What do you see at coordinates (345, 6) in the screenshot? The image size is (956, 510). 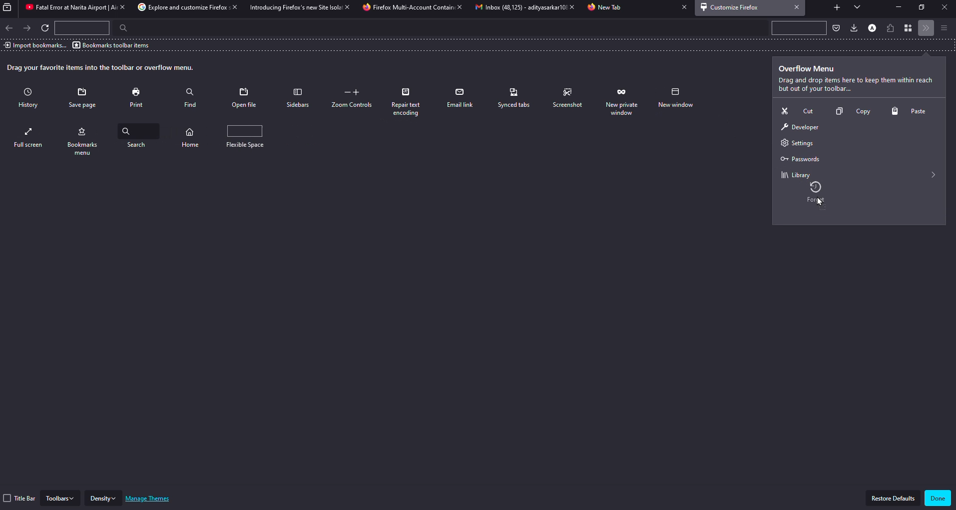 I see `close` at bounding box center [345, 6].